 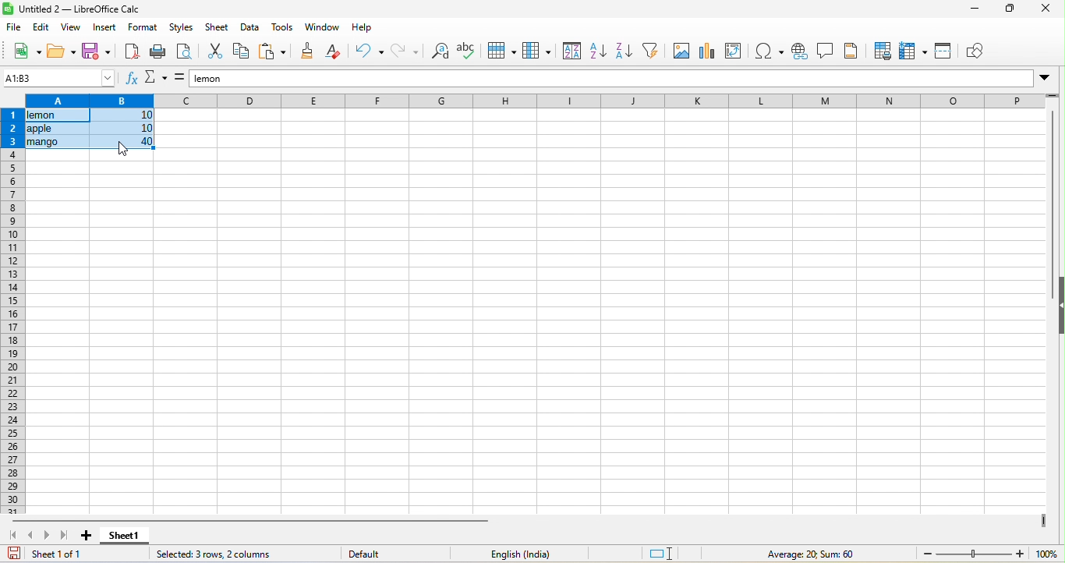 I want to click on sort ascending, so click(x=600, y=52).